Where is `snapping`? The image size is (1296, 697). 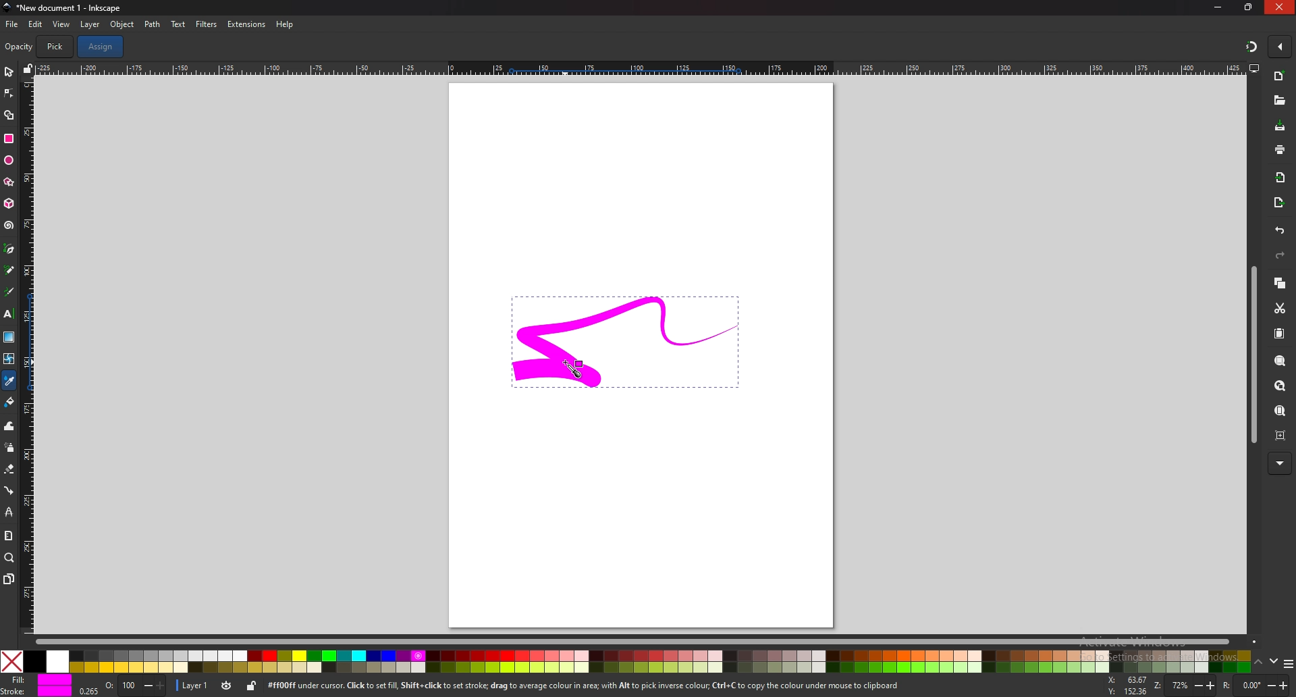
snapping is located at coordinates (1253, 47).